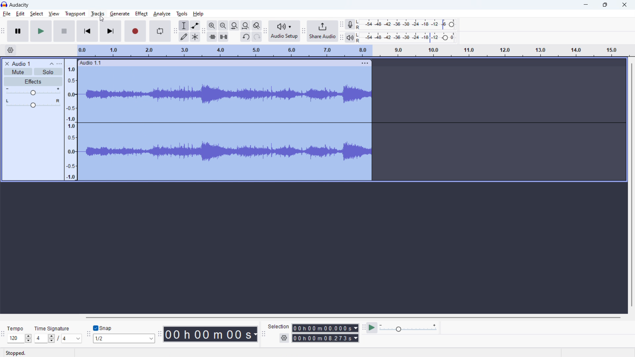 This screenshot has width=635, height=357. Describe the element at coordinates (350, 24) in the screenshot. I see `recording meter ` at that location.